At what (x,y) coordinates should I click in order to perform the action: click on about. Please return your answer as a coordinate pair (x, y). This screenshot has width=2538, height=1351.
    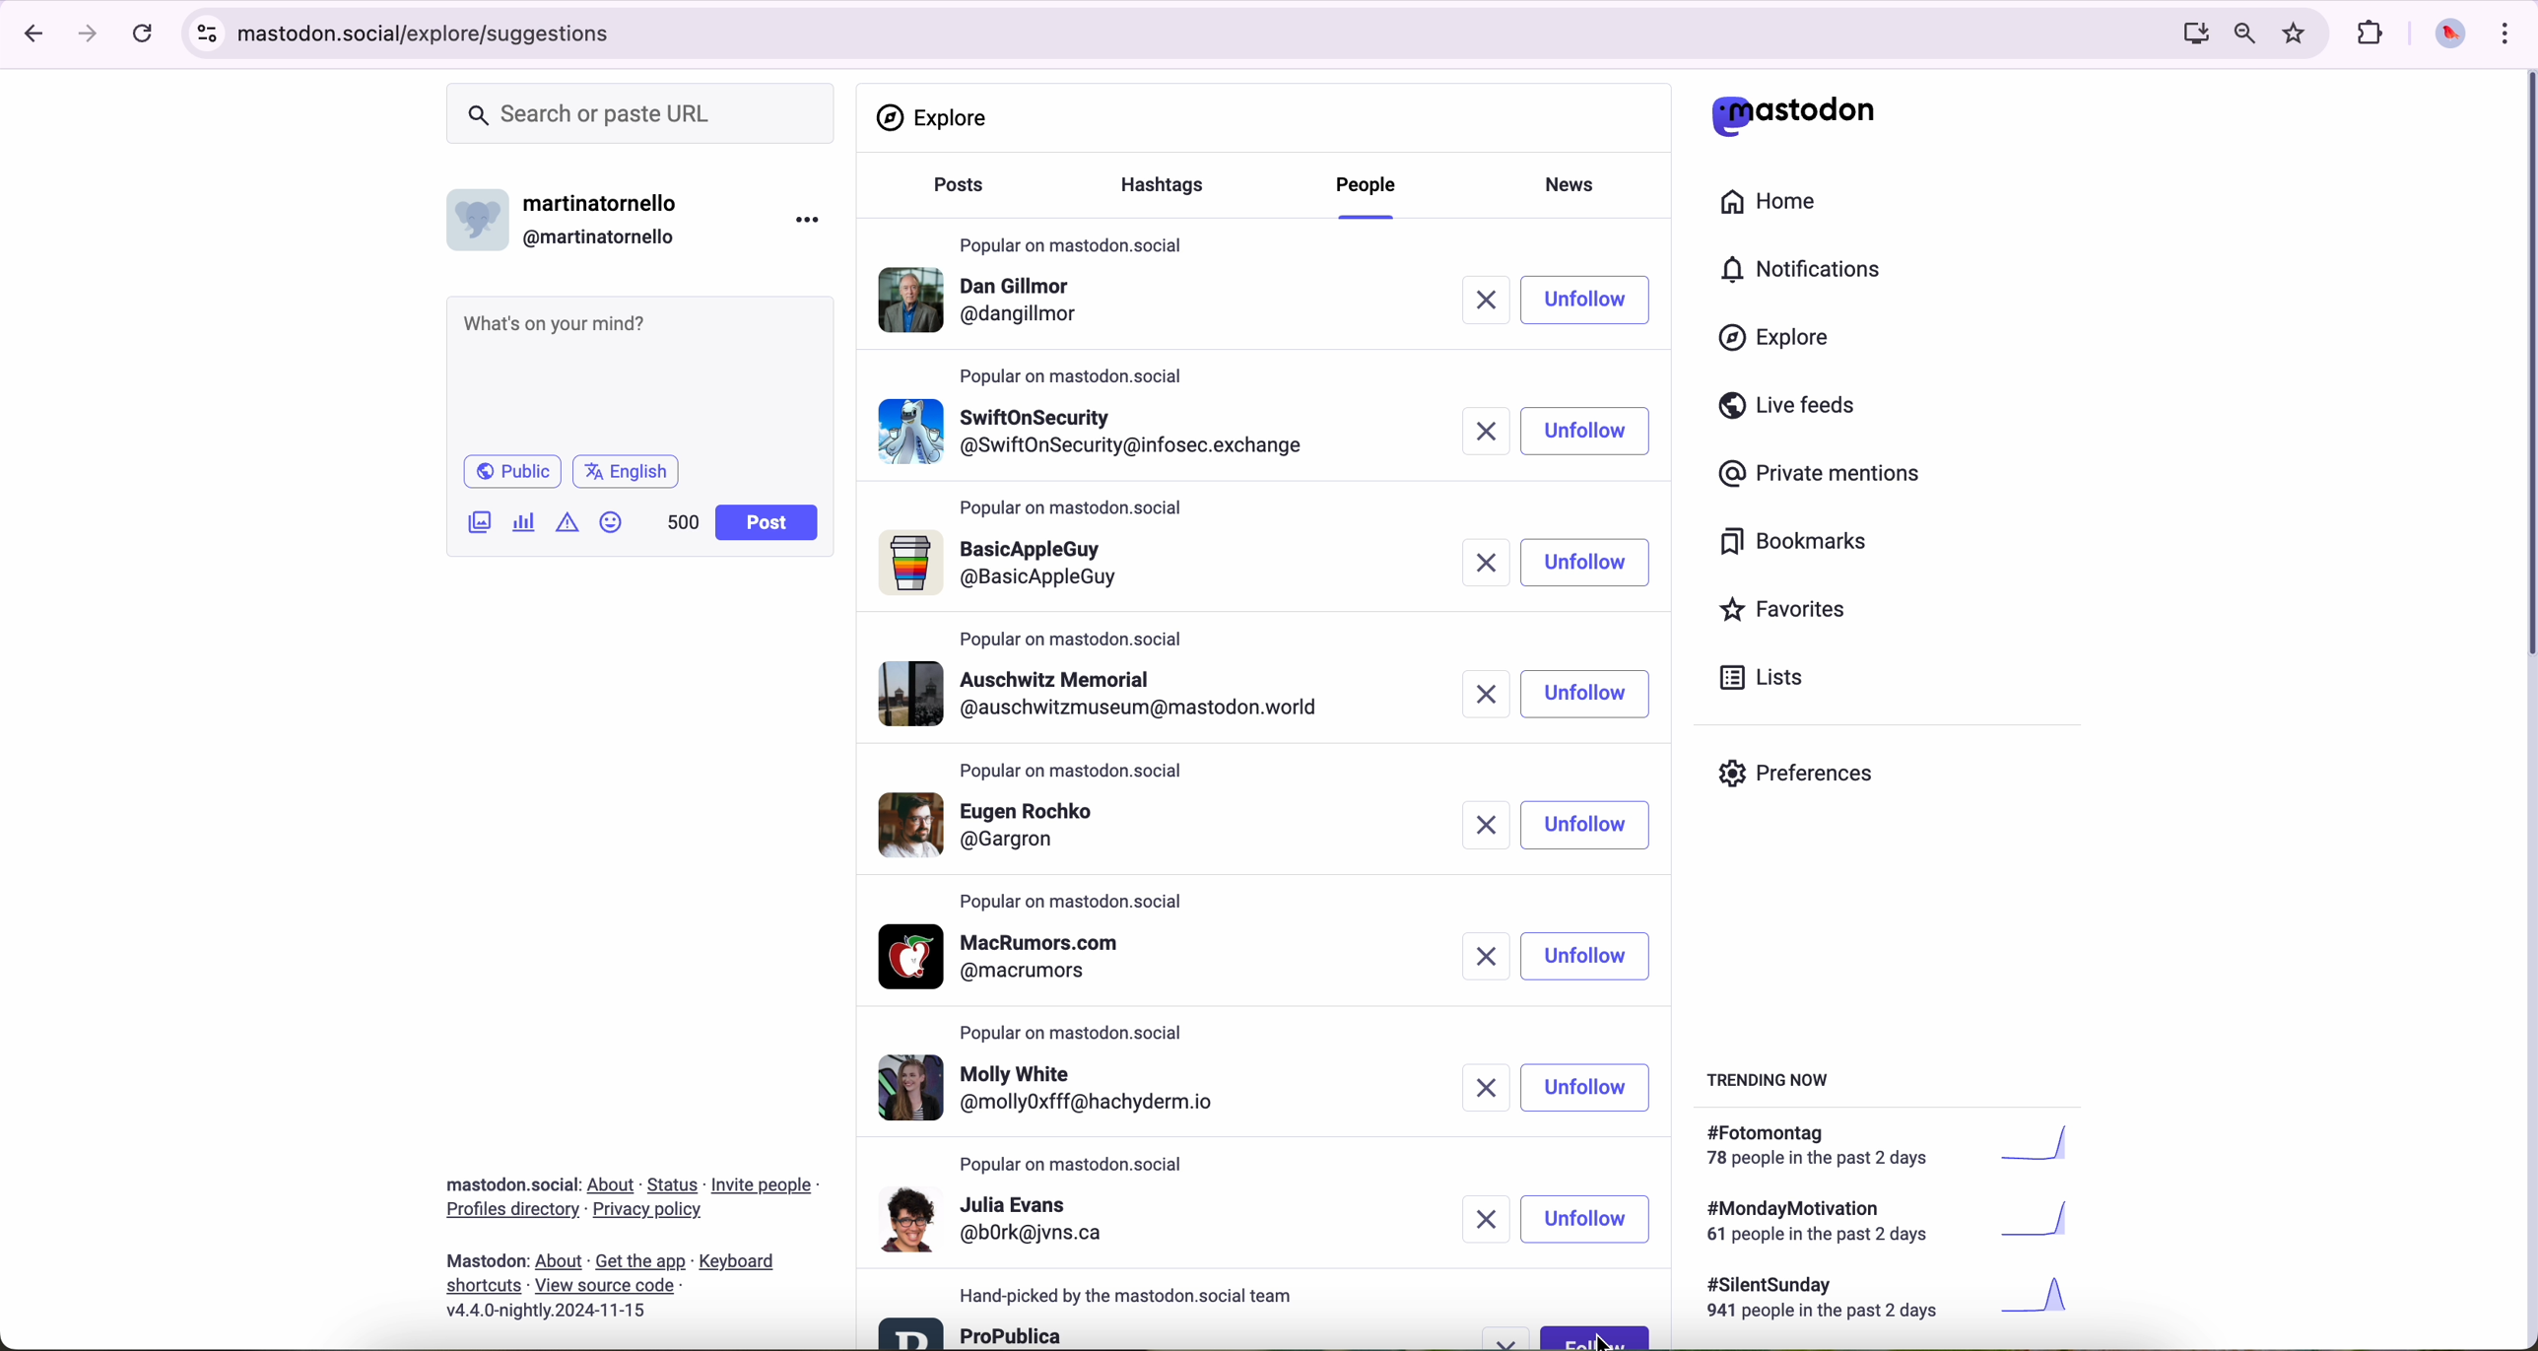
    Looking at the image, I should click on (632, 1241).